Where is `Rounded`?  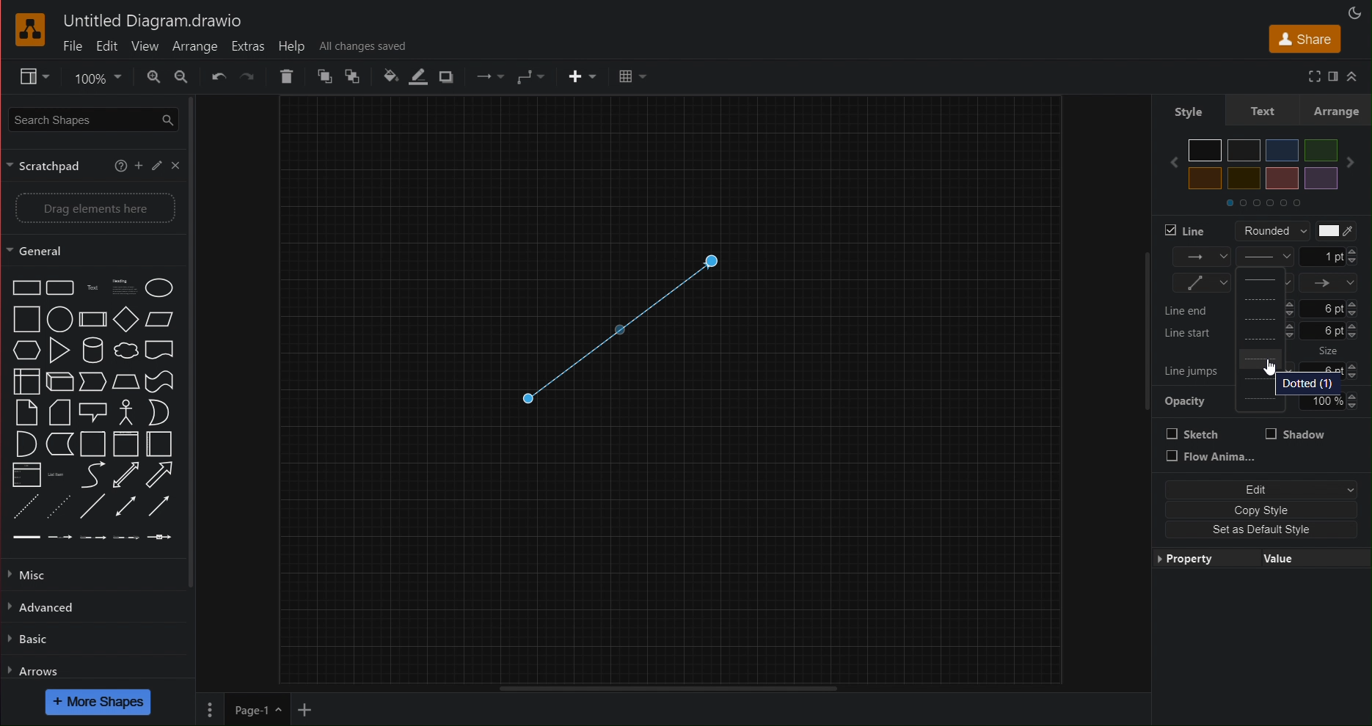 Rounded is located at coordinates (1266, 230).